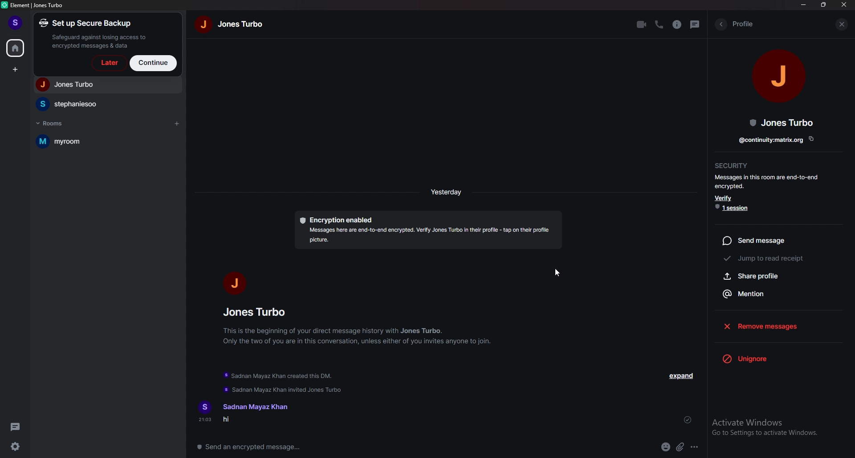 The height and width of the screenshot is (458, 855). Describe the element at coordinates (17, 23) in the screenshot. I see `profile` at that location.